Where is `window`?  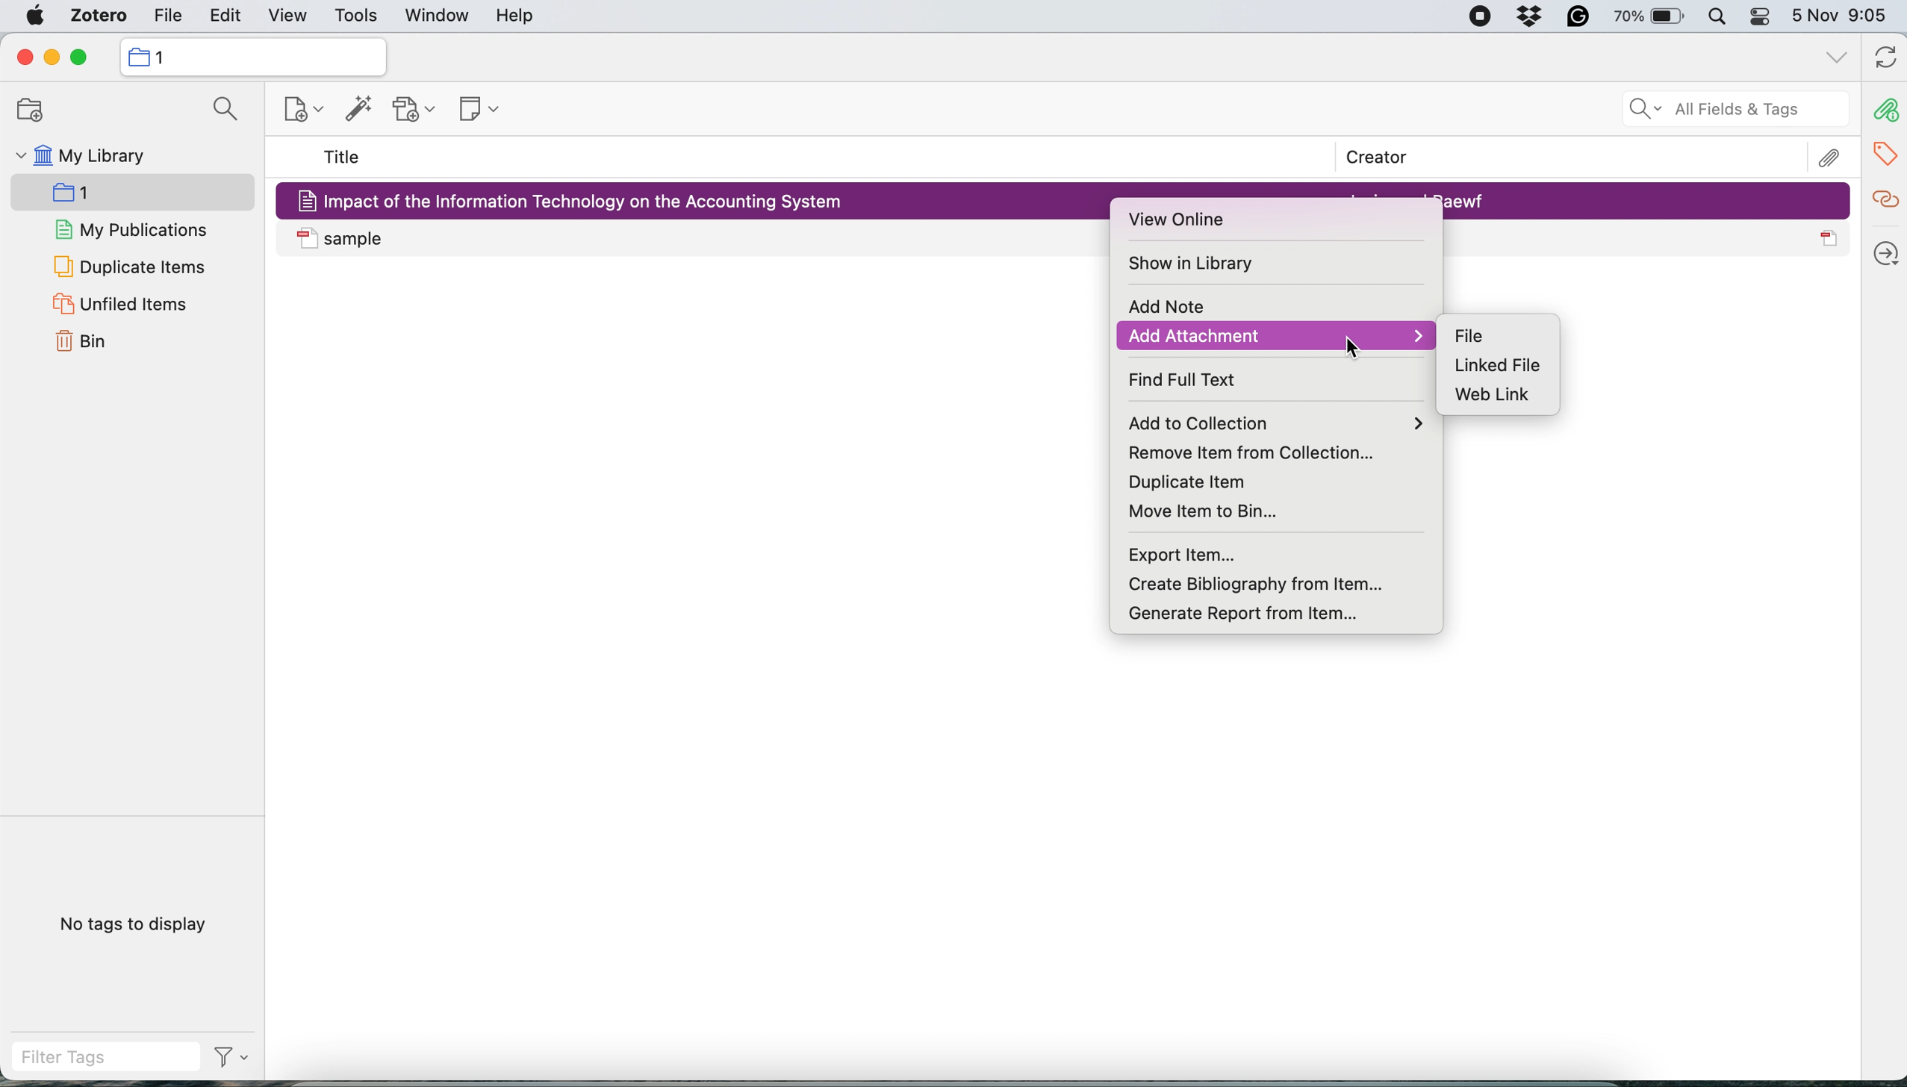
window is located at coordinates (435, 17).